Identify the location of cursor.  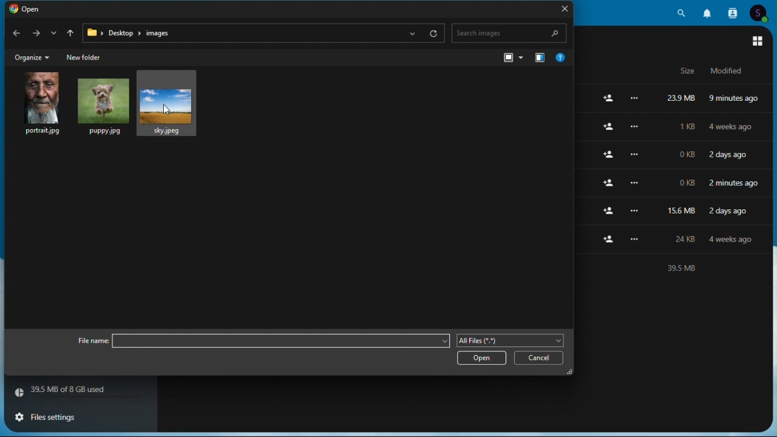
(169, 110).